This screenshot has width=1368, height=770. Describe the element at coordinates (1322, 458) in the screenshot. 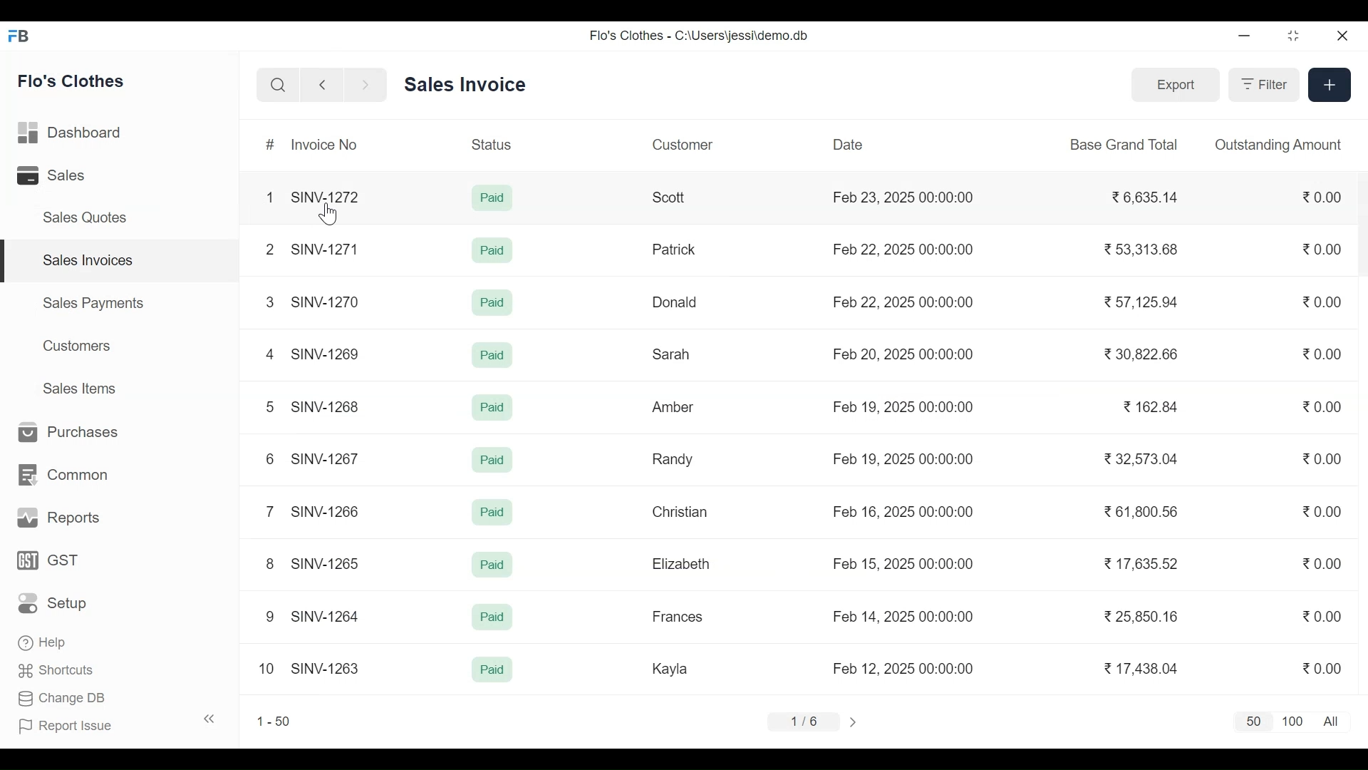

I see `0.00` at that location.